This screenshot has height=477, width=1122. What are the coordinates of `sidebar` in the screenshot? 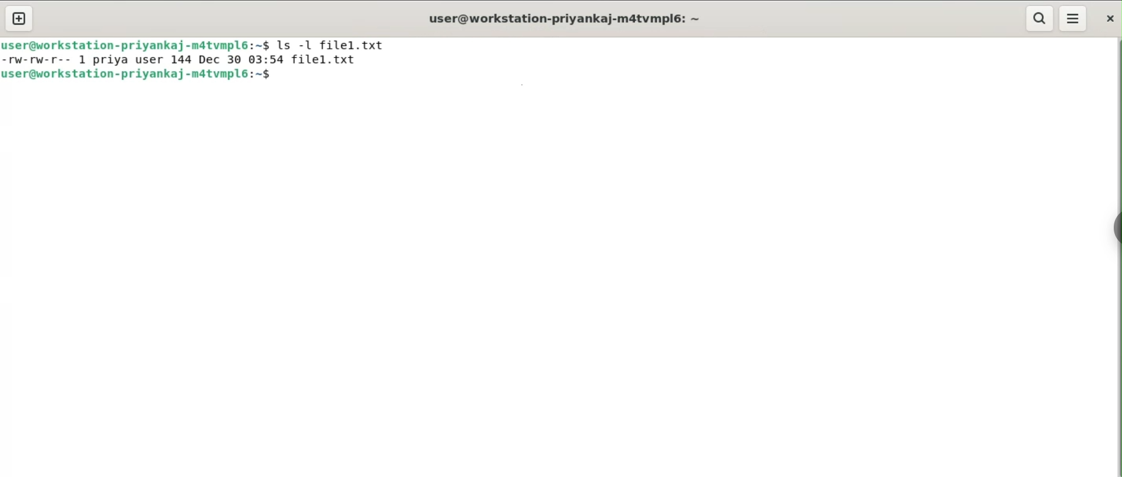 It's located at (1116, 229).